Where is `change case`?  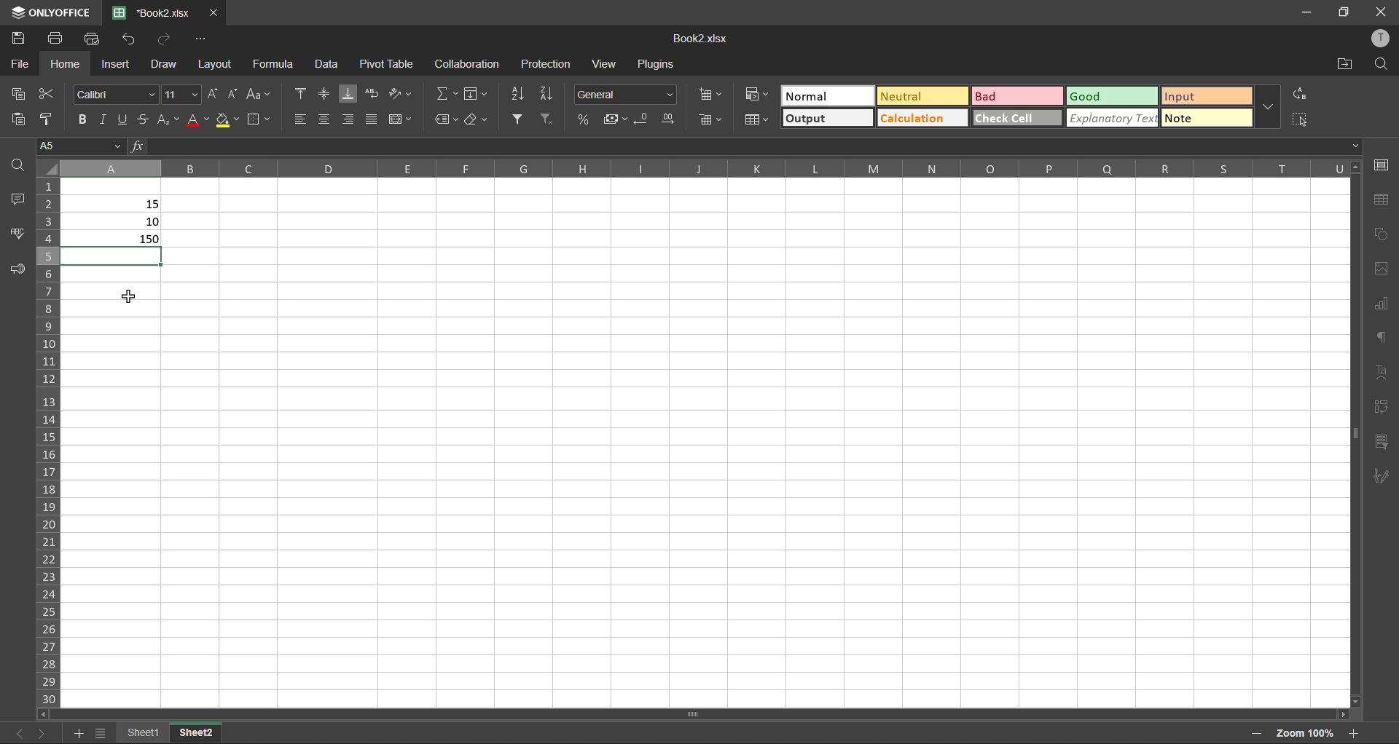 change case is located at coordinates (256, 93).